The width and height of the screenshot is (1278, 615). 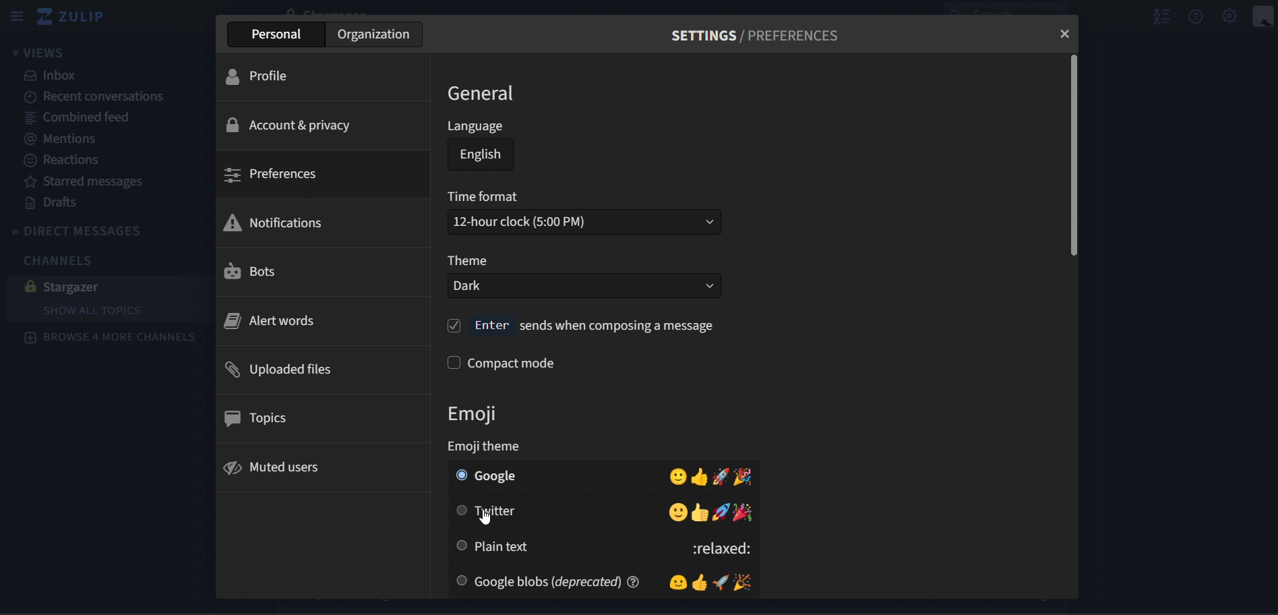 What do you see at coordinates (281, 370) in the screenshot?
I see `uploaded files` at bounding box center [281, 370].